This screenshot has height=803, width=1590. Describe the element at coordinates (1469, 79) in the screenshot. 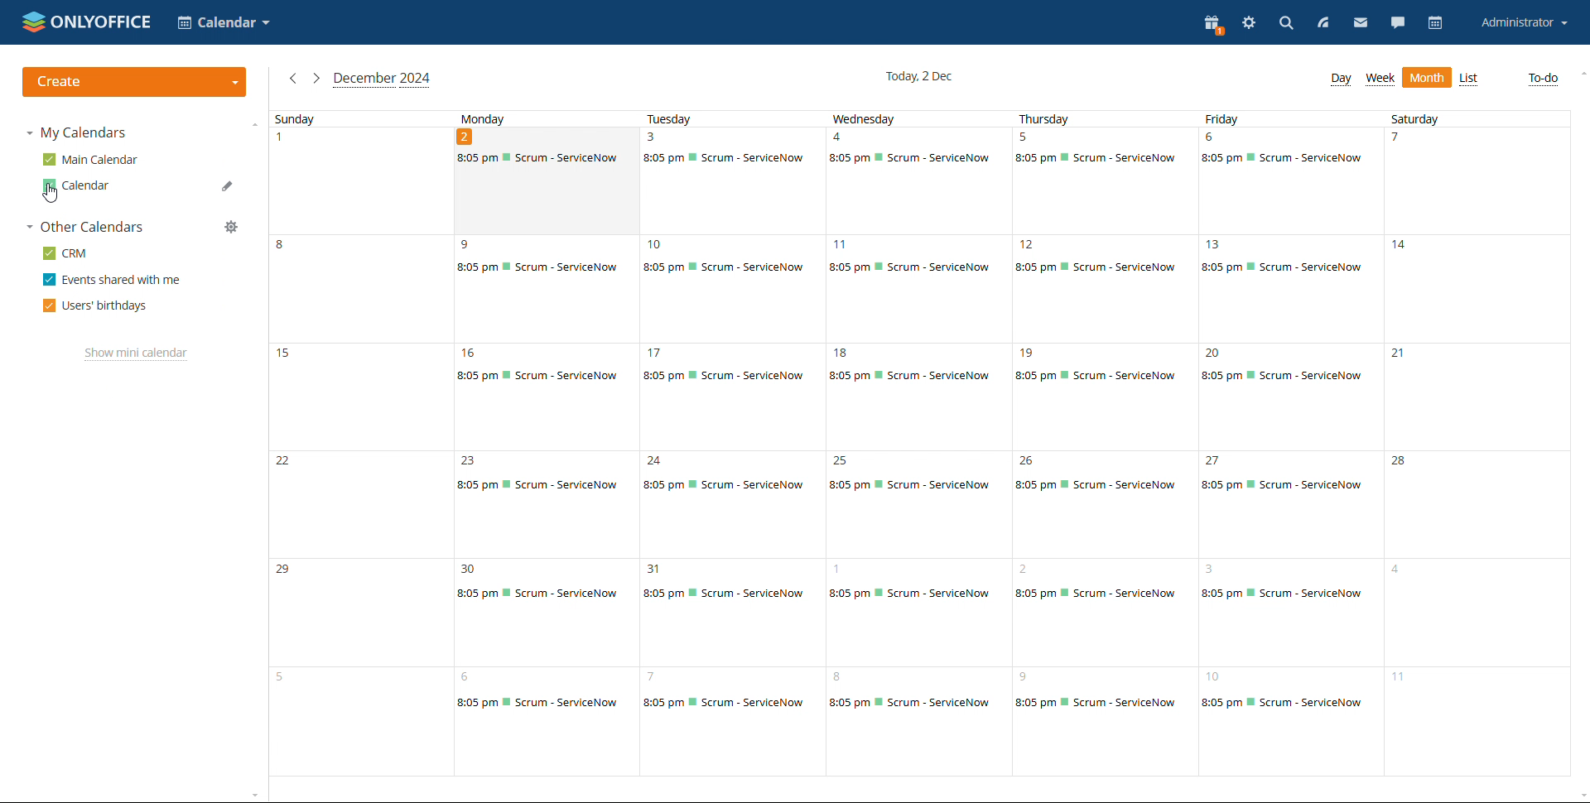

I see `list view` at that location.